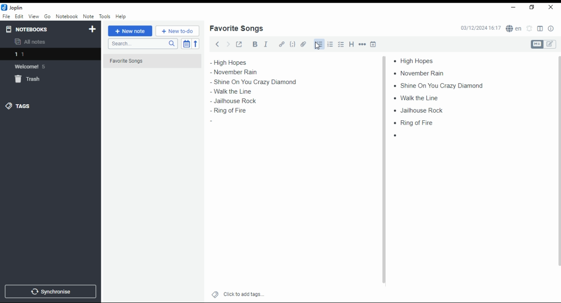 The width and height of the screenshot is (561, 303). Describe the element at coordinates (282, 44) in the screenshot. I see `hyperlink` at that location.